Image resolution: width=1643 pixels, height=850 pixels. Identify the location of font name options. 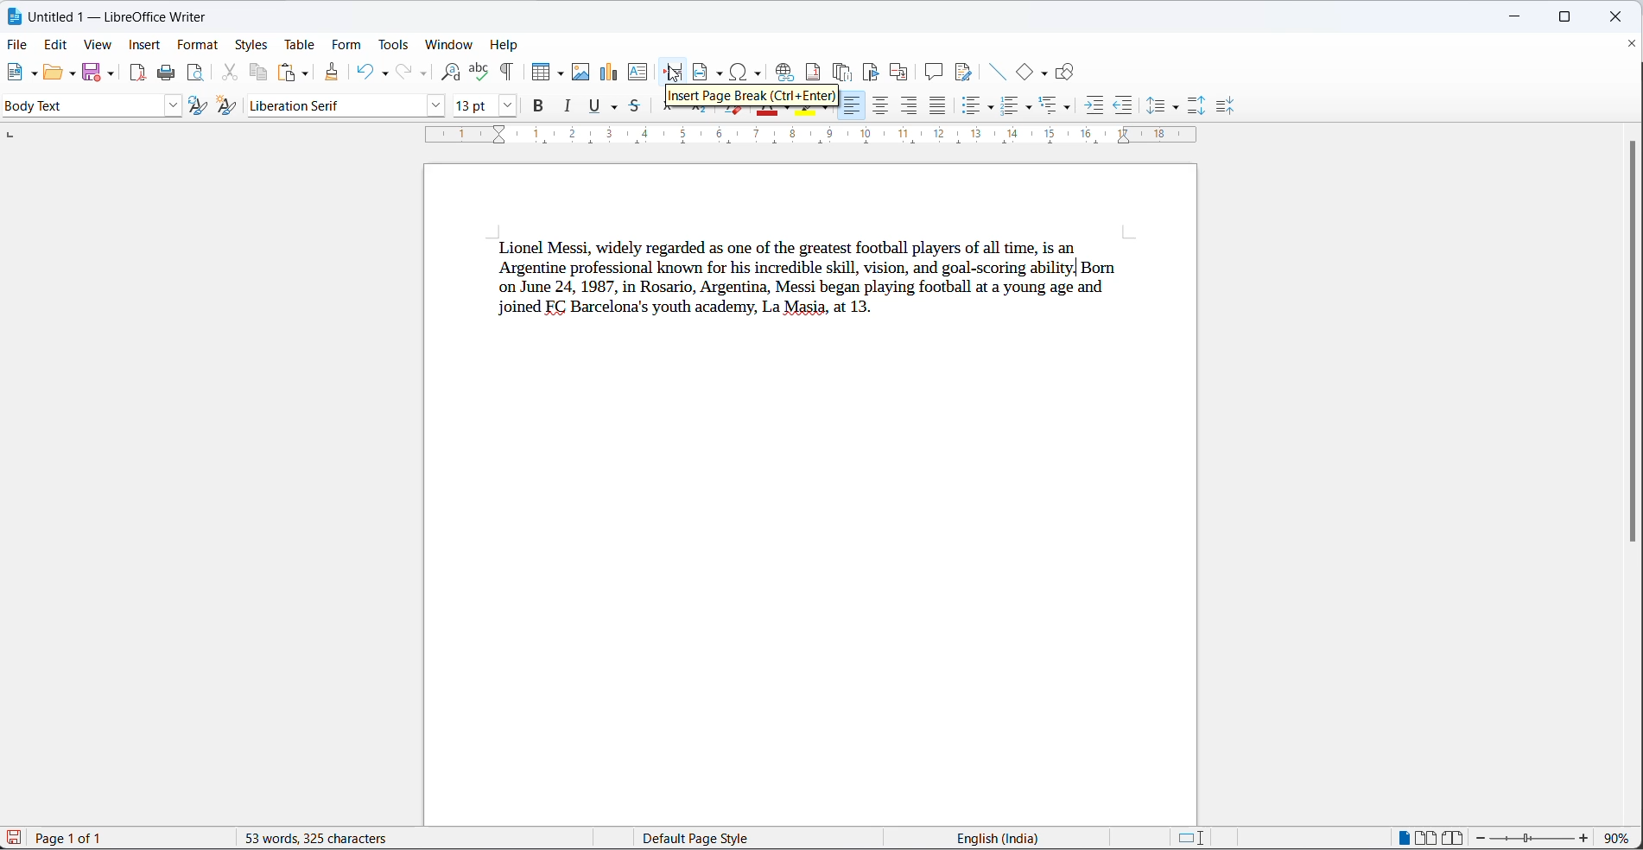
(435, 107).